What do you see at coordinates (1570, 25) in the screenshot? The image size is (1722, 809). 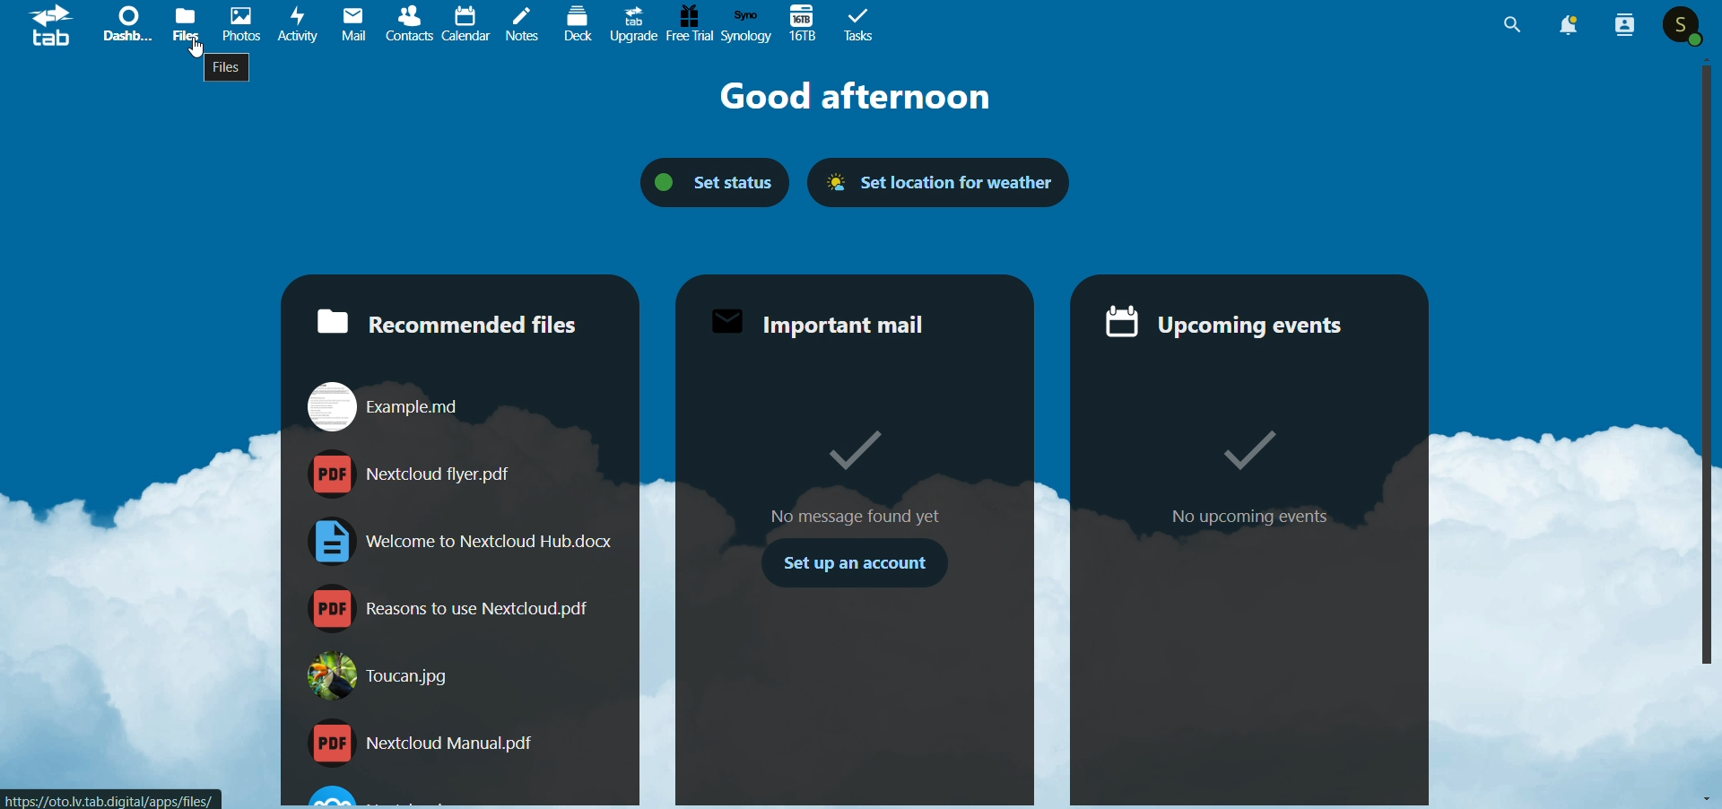 I see `notification` at bounding box center [1570, 25].